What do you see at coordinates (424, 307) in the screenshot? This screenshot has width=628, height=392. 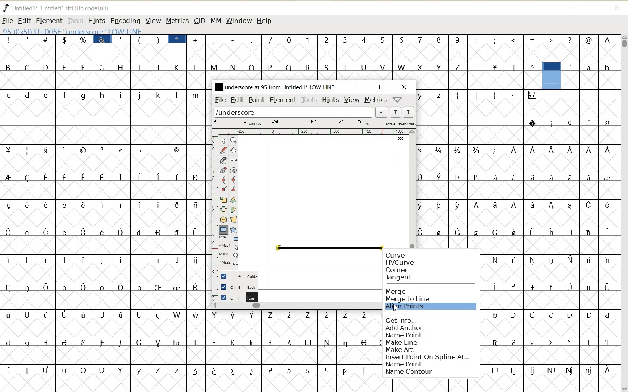 I see `align points` at bounding box center [424, 307].